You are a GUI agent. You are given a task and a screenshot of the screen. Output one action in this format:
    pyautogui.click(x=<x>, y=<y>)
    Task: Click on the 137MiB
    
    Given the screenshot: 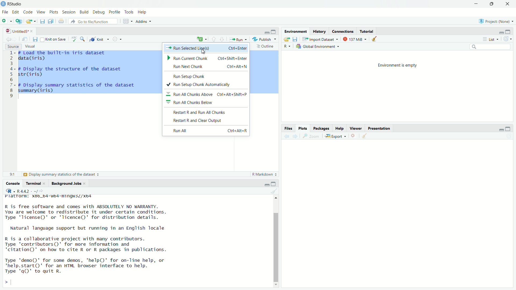 What is the action you would take?
    pyautogui.click(x=354, y=39)
    